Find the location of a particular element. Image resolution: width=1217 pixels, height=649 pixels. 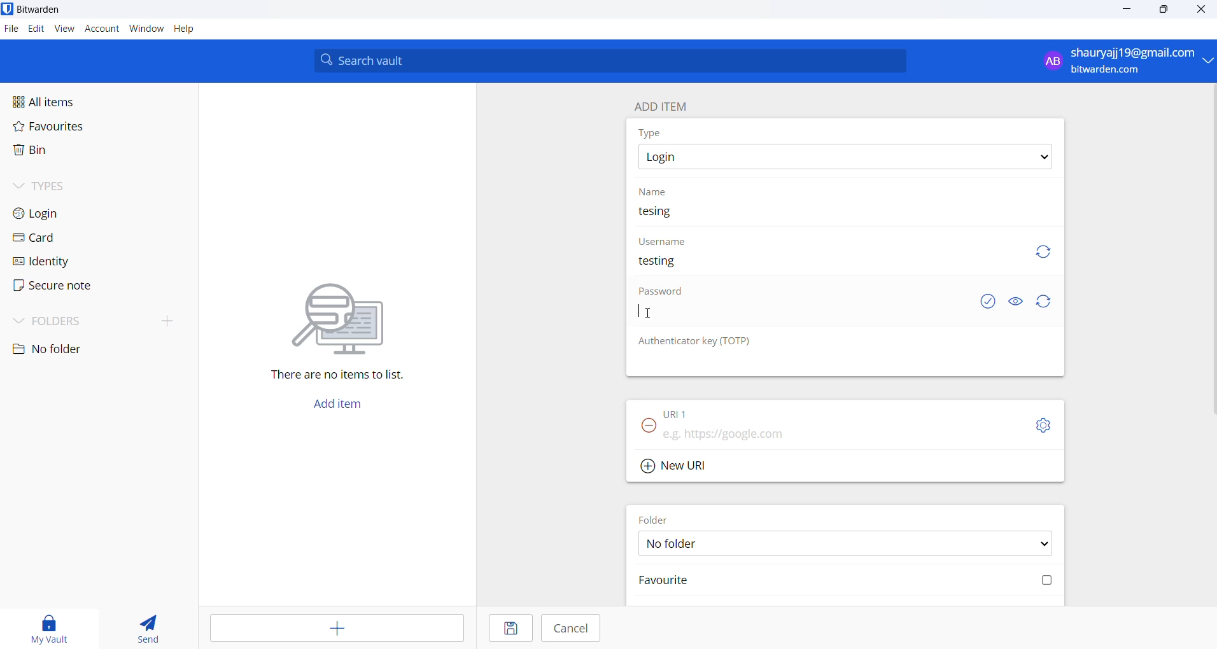

bin is located at coordinates (65, 153).